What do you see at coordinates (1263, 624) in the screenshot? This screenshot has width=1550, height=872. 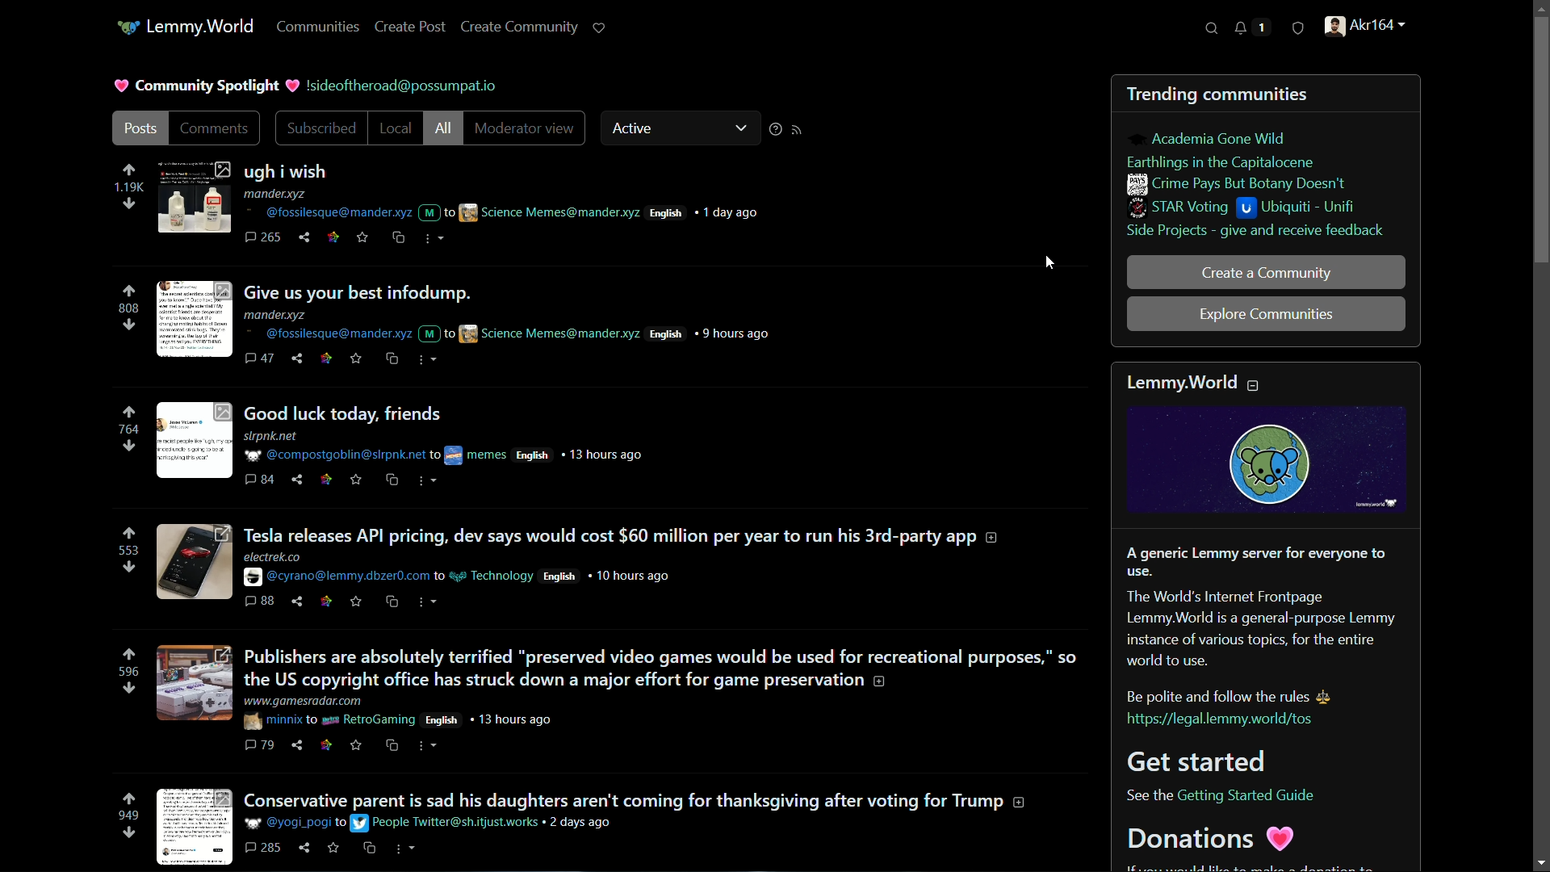 I see `A generic Lemmy server for everyone to use. The World's Internet Frontpage Lemmy.World is a general-purpose Lemmy instance of various topics, for the entire world to use. Be polite and follow the rules.` at bounding box center [1263, 624].